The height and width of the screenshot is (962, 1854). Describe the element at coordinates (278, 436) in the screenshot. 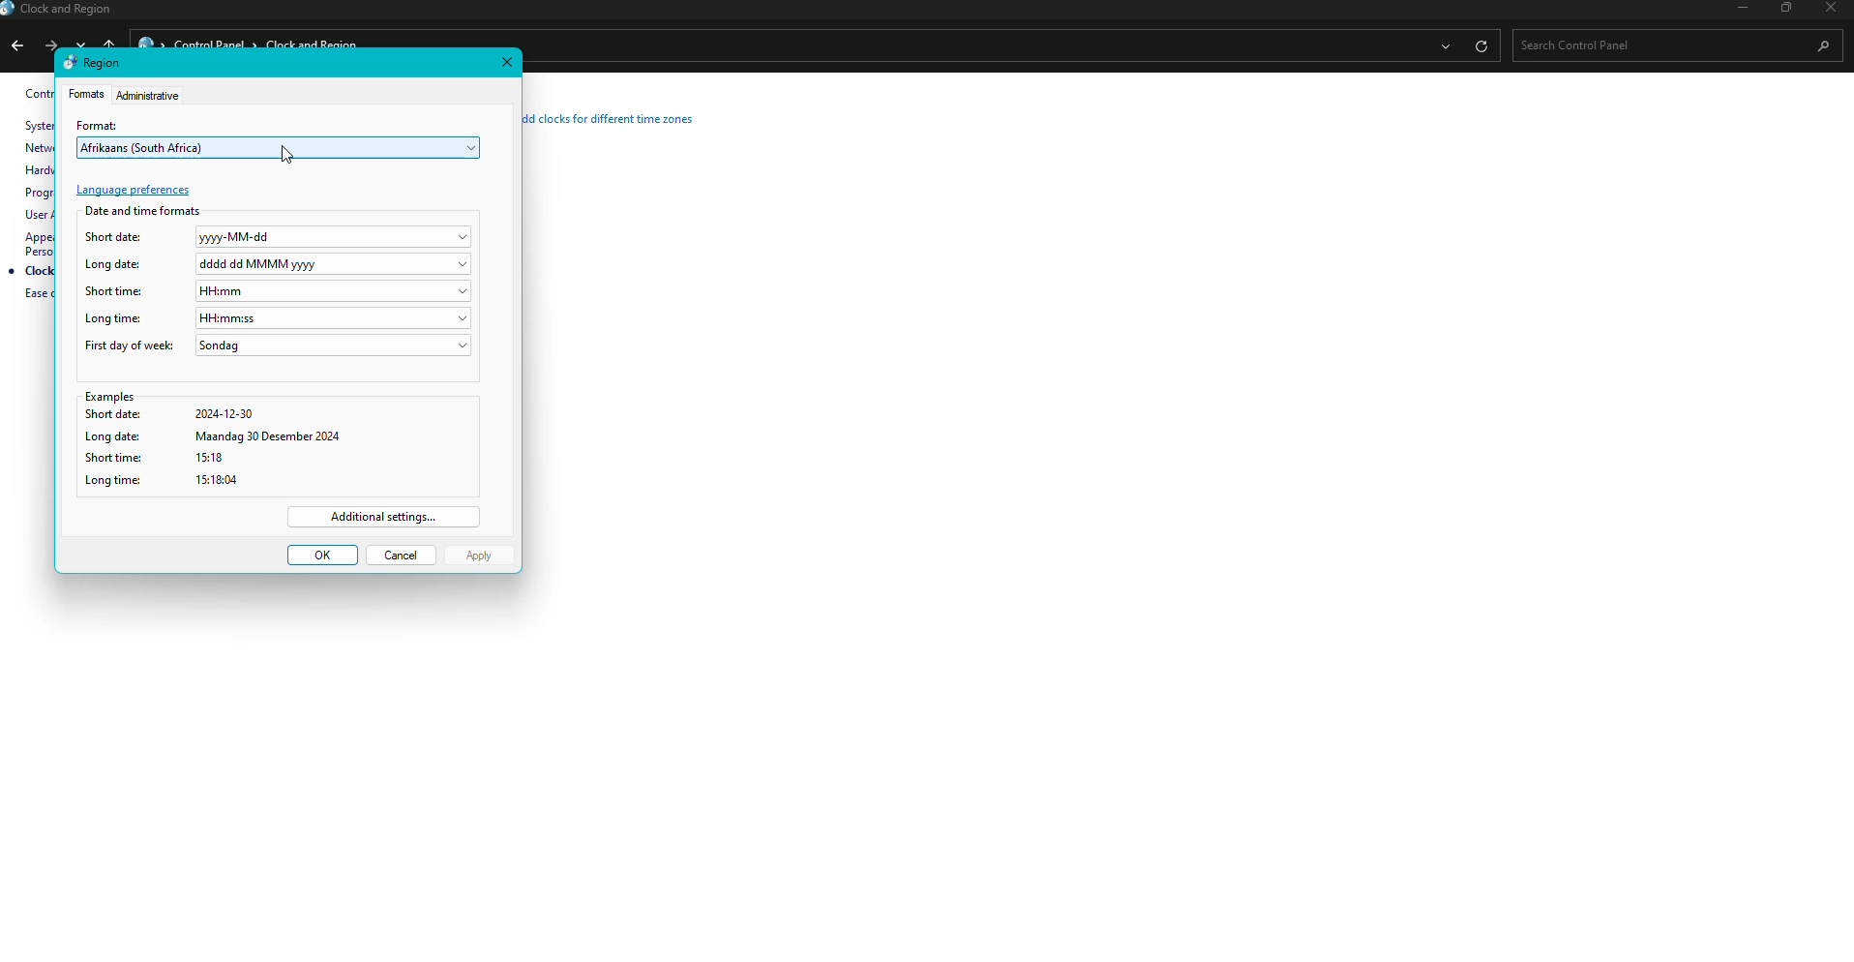

I see `long date` at that location.